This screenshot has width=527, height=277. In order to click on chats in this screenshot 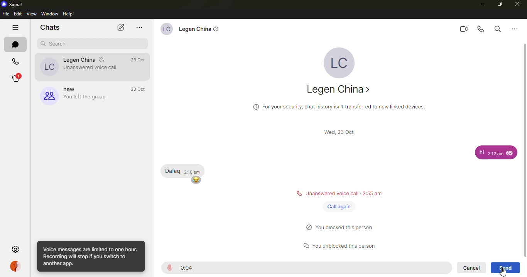, I will do `click(18, 45)`.